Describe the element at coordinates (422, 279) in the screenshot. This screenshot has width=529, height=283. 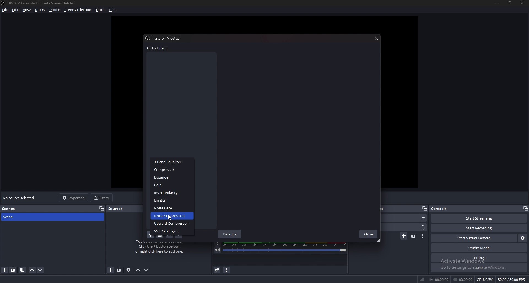
I see `network` at that location.